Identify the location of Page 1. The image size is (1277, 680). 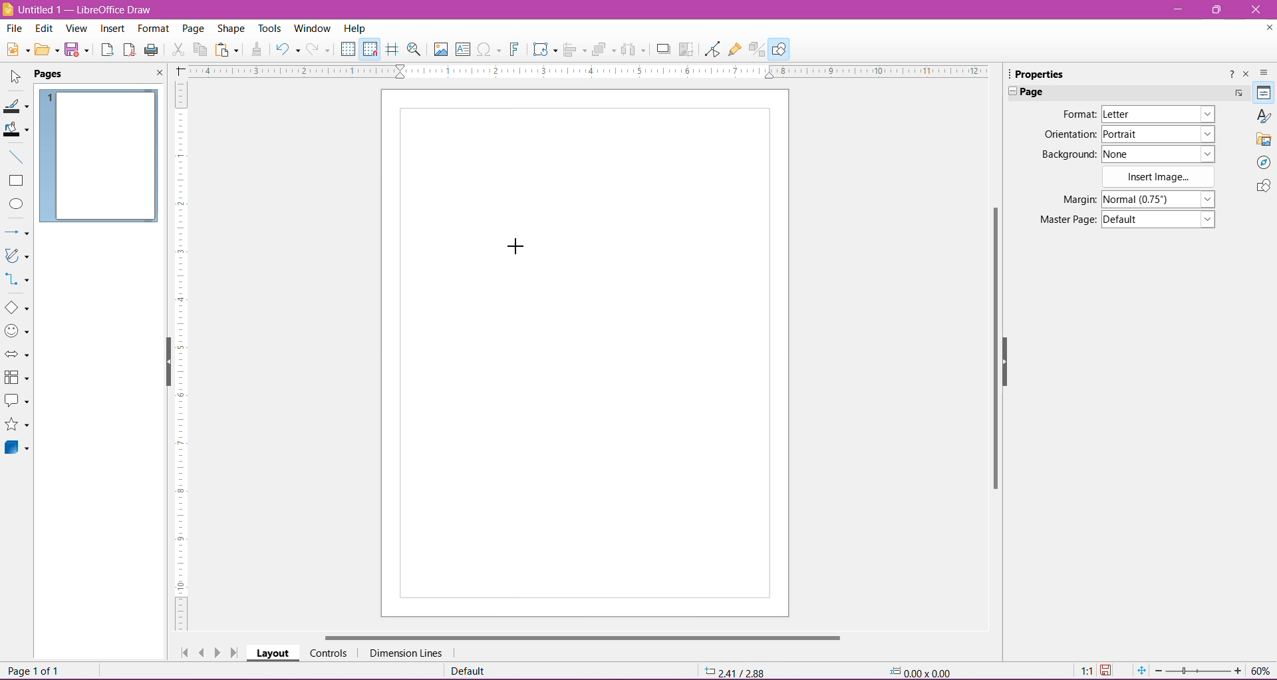
(99, 157).